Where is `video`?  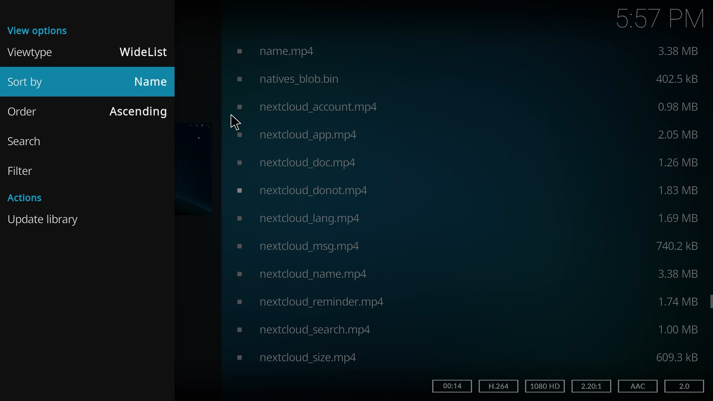 video is located at coordinates (309, 301).